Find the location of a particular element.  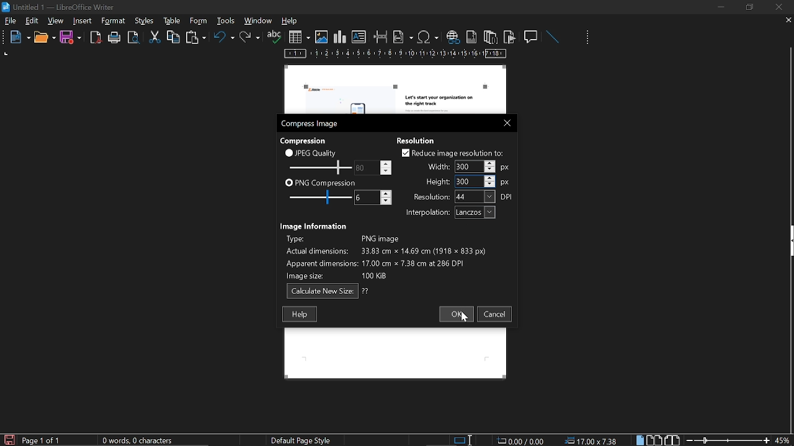

insert is located at coordinates (83, 21).